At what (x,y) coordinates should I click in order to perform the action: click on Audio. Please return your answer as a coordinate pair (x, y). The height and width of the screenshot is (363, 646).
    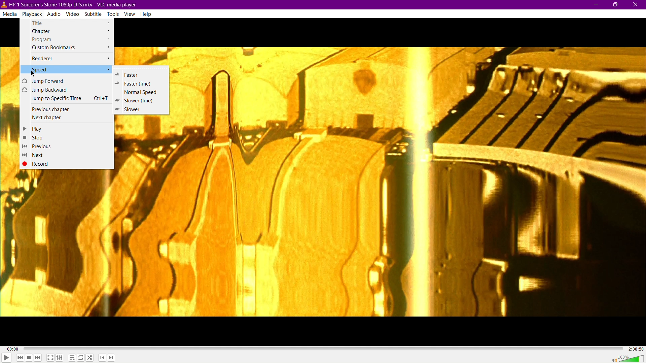
    Looking at the image, I should click on (55, 13).